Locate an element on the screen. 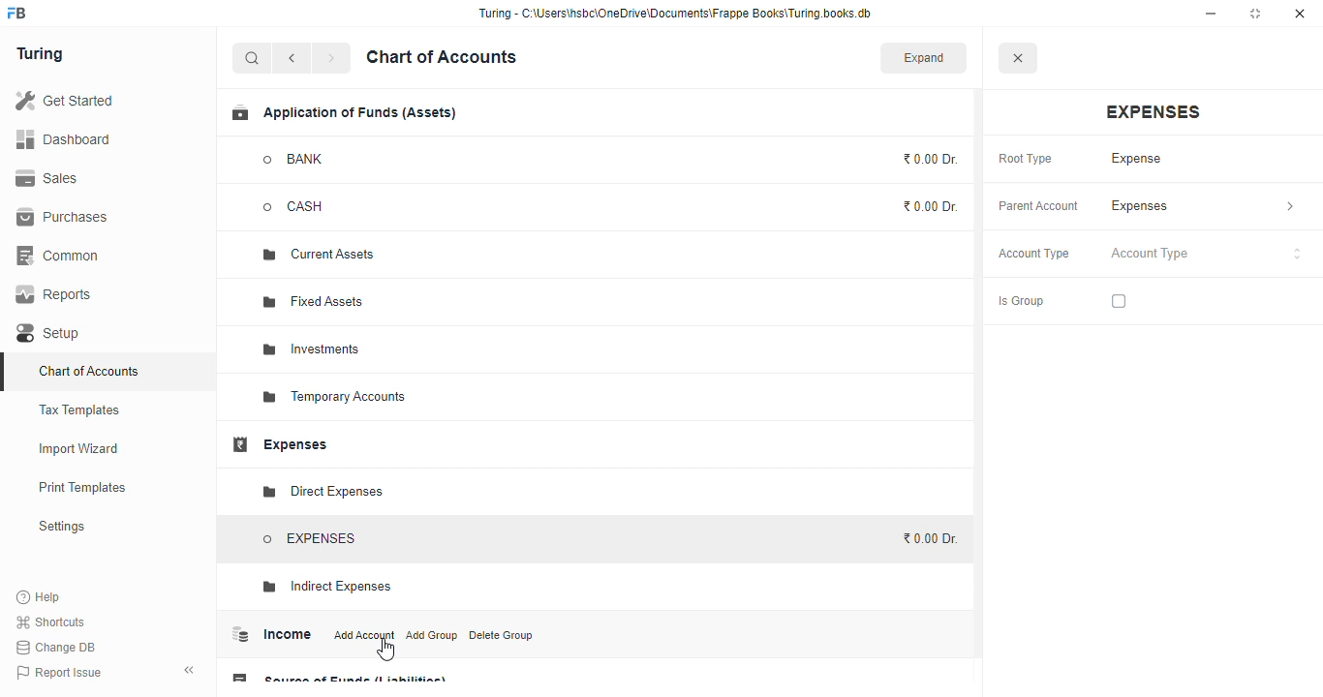 The image size is (1323, 697). source of funds (liabilities) is located at coordinates (338, 674).